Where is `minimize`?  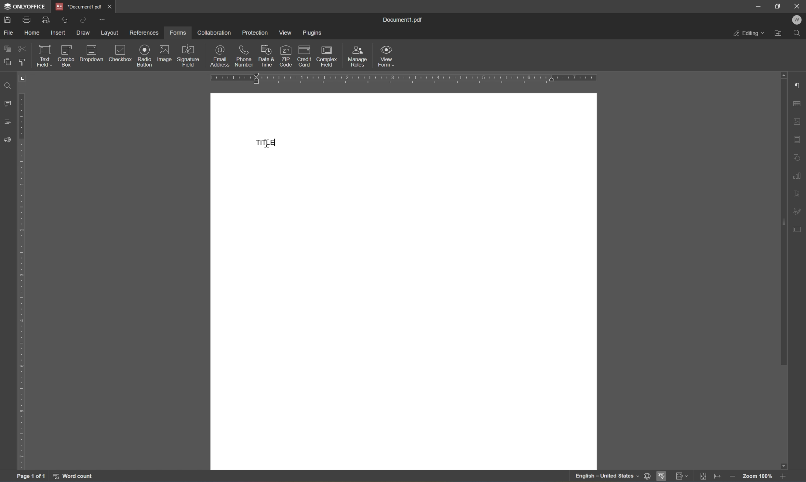
minimize is located at coordinates (758, 6).